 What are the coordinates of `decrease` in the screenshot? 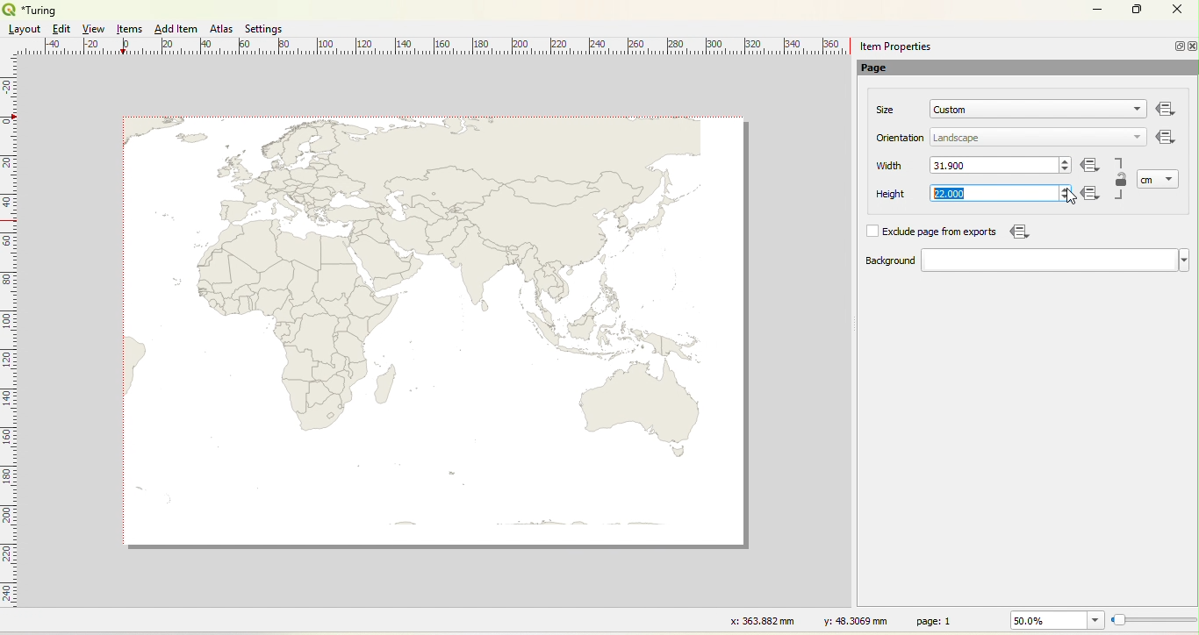 It's located at (1065, 170).